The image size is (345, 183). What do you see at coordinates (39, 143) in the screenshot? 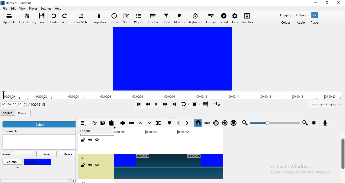
I see `empty box` at bounding box center [39, 143].